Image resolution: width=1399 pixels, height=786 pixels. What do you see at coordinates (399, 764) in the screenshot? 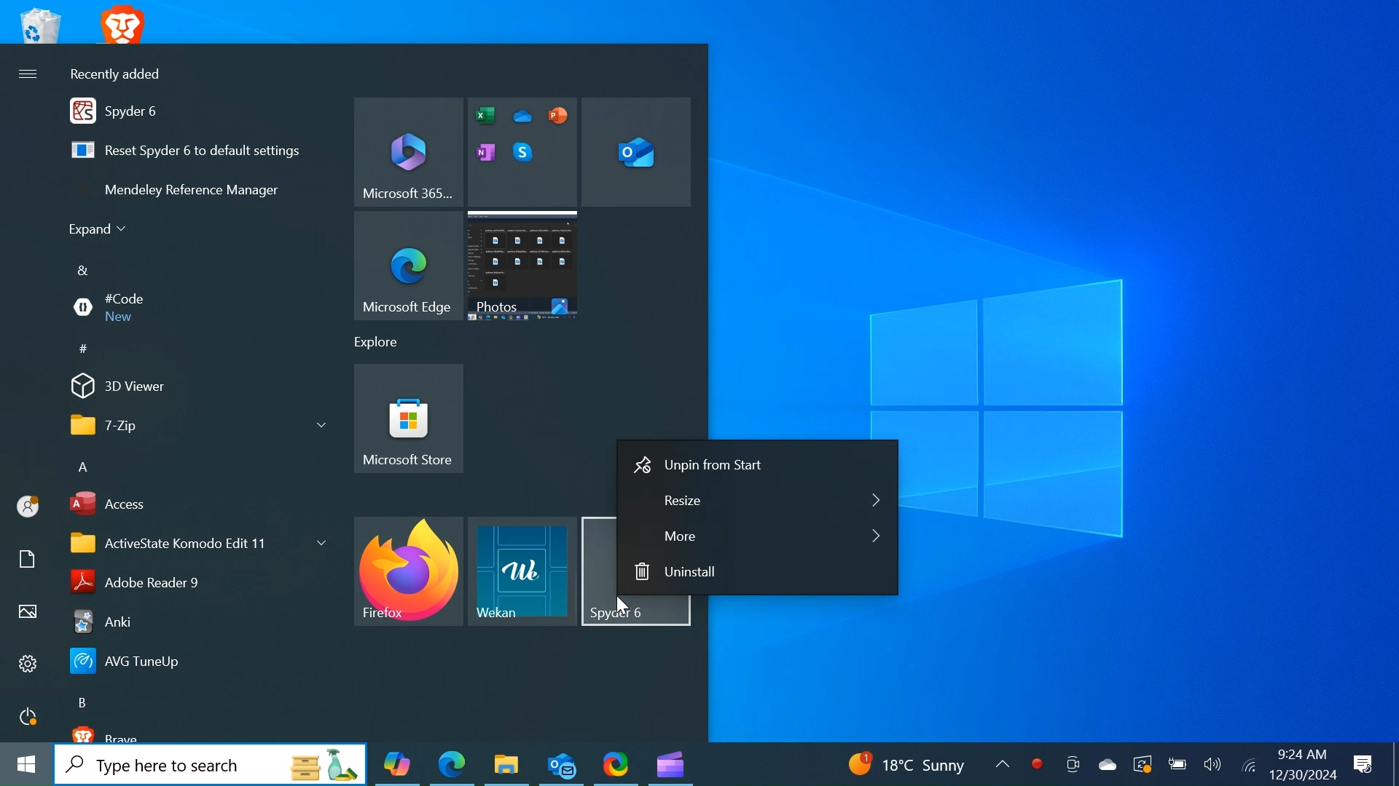
I see `Copilot` at bounding box center [399, 764].